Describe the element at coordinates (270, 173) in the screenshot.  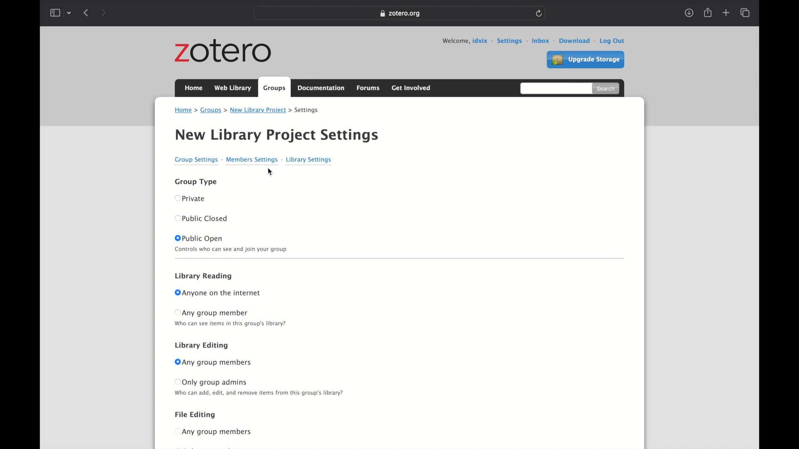
I see `cursor` at that location.